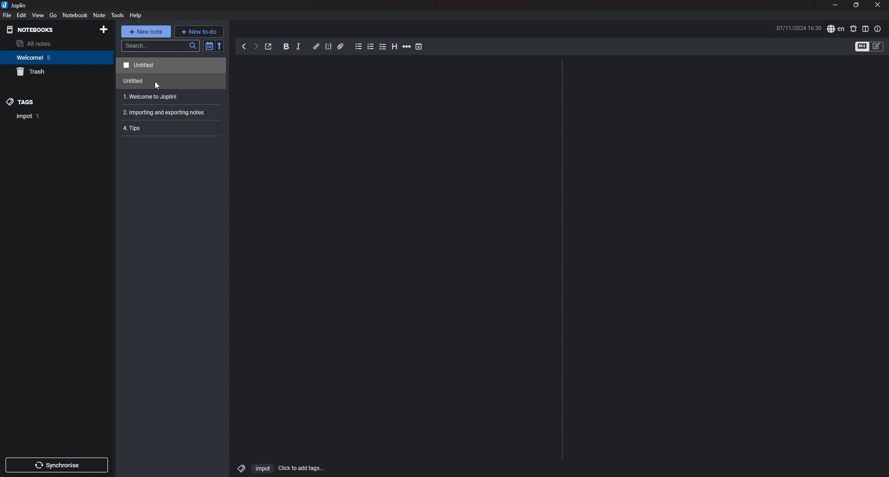 The height and width of the screenshot is (477, 889). What do you see at coordinates (853, 29) in the screenshot?
I see `spell check` at bounding box center [853, 29].